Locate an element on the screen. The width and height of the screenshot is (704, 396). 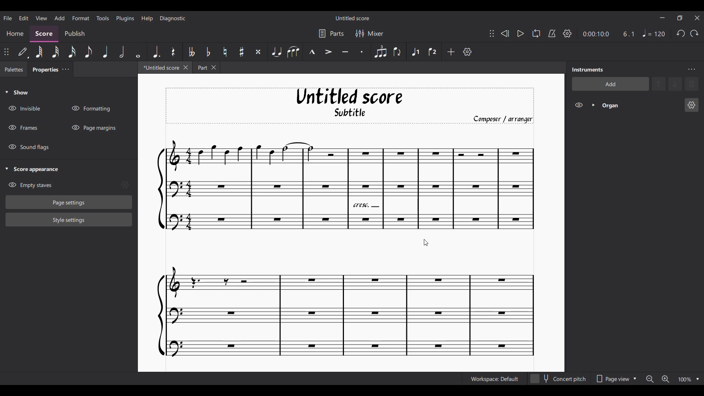
Voice 1 is located at coordinates (415, 51).